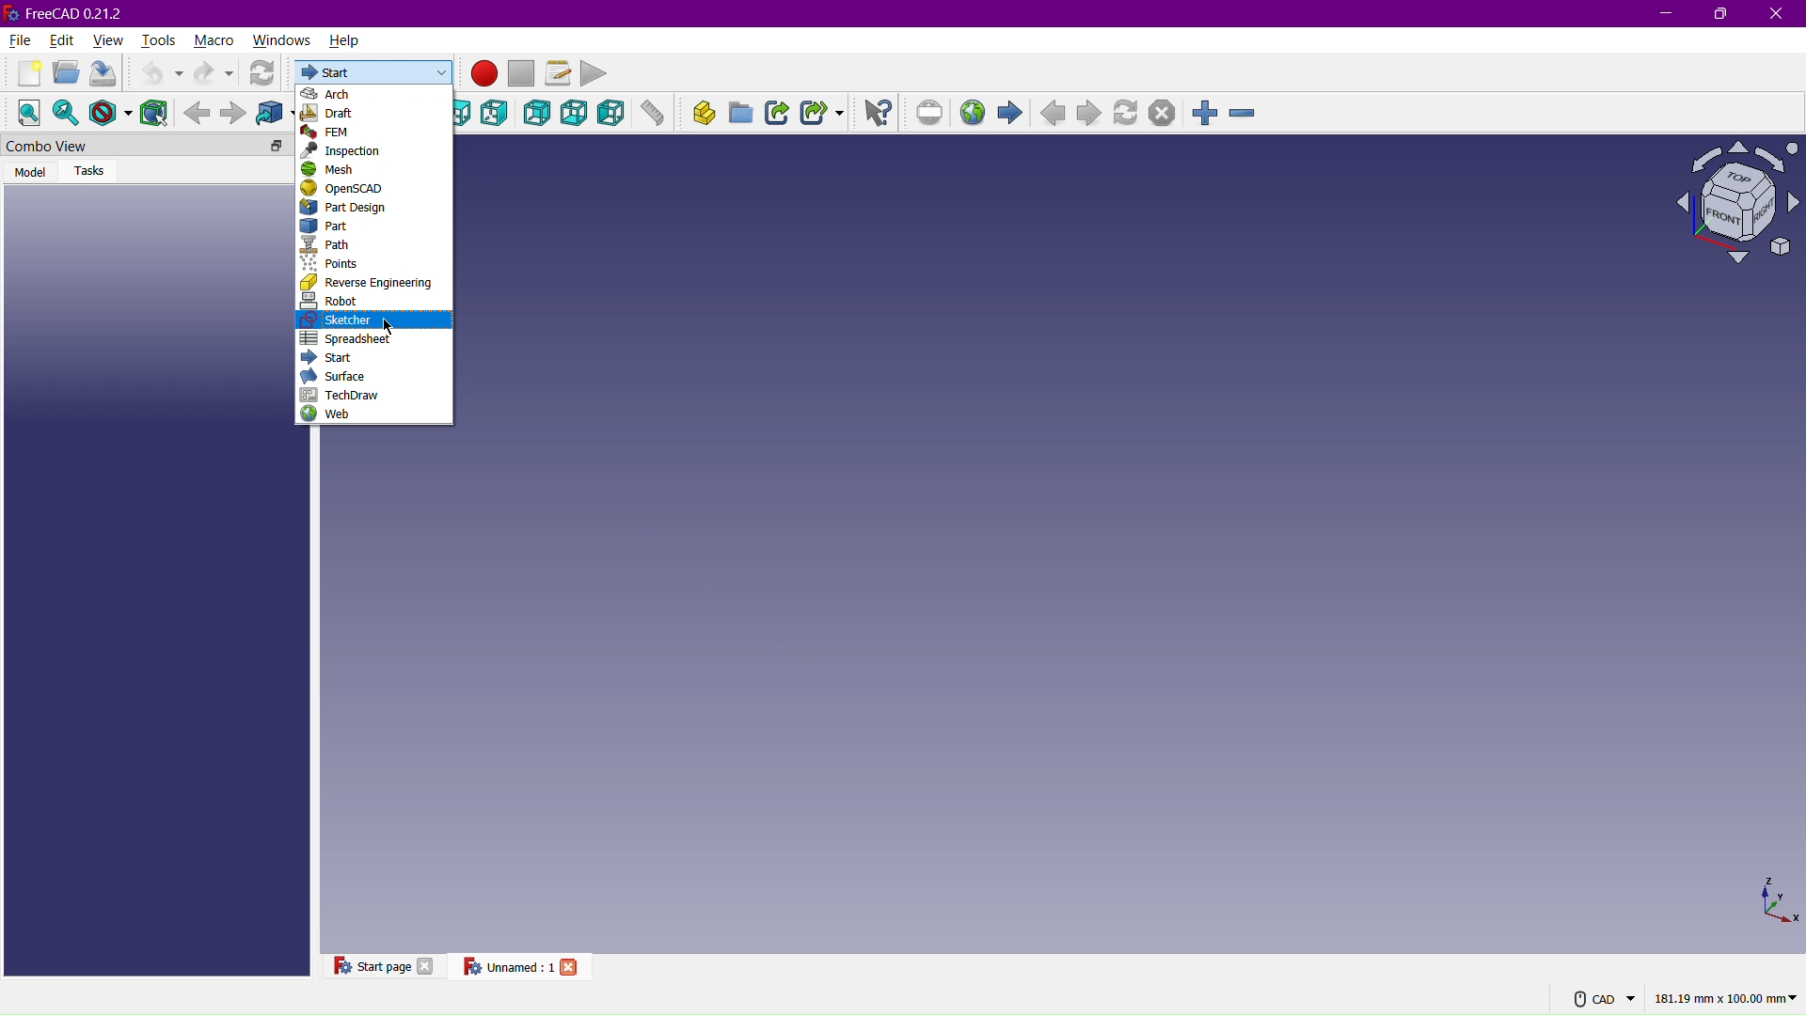 The height and width of the screenshot is (1015, 1806). What do you see at coordinates (520, 74) in the screenshot?
I see `Stop Macros` at bounding box center [520, 74].